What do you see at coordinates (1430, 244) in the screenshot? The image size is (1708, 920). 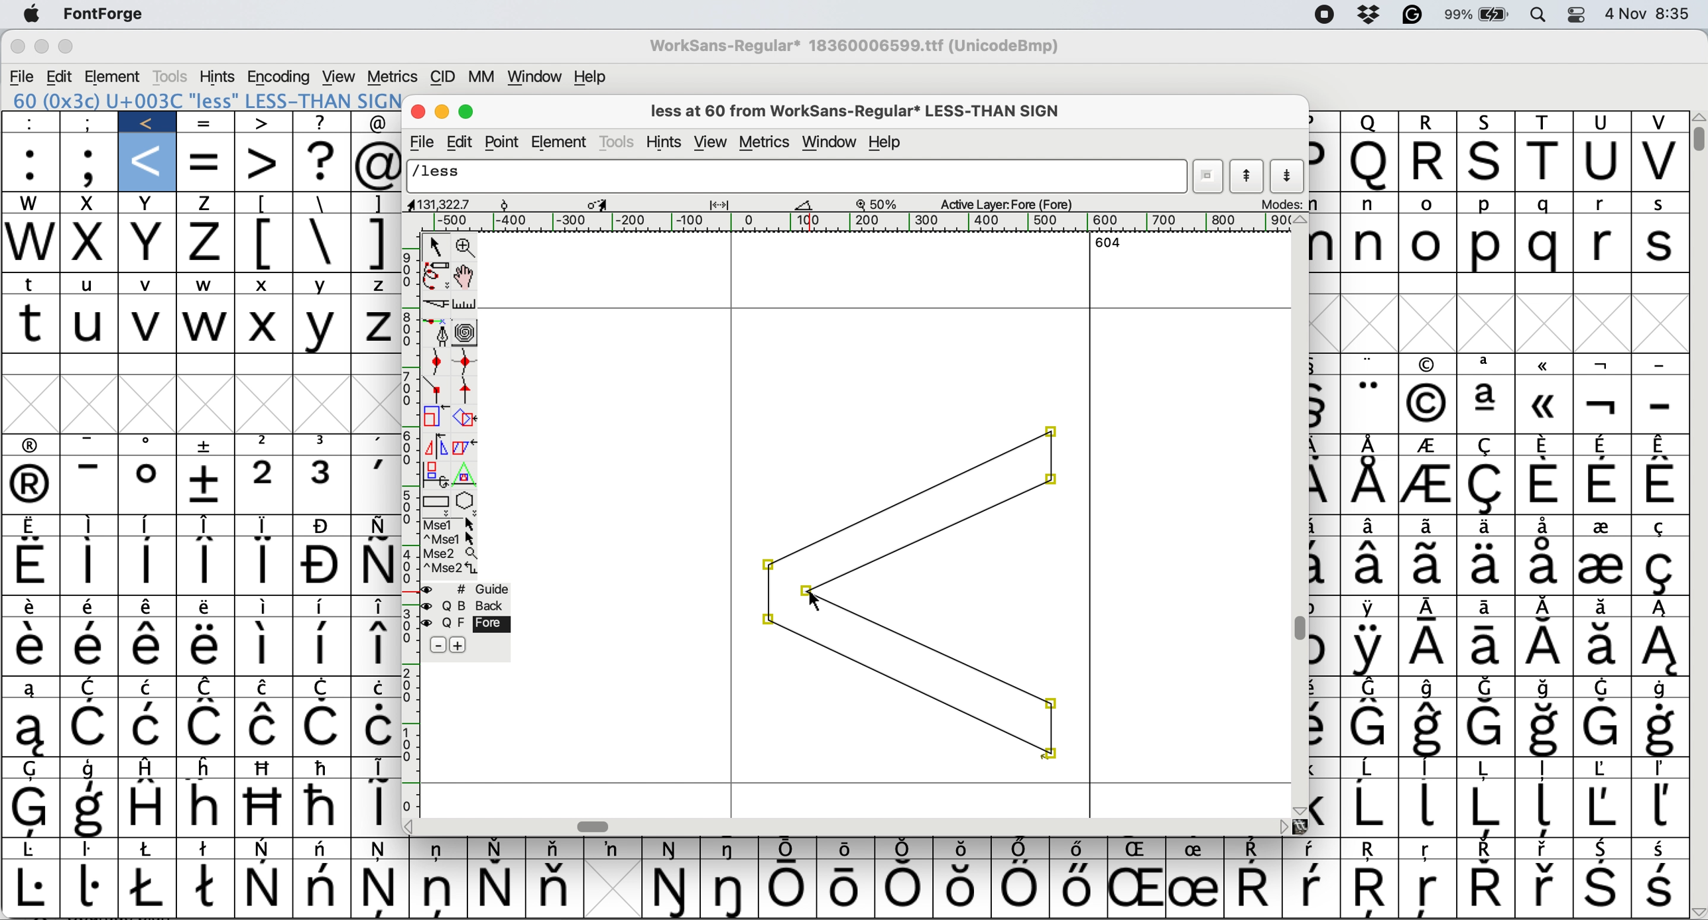 I see `o` at bounding box center [1430, 244].